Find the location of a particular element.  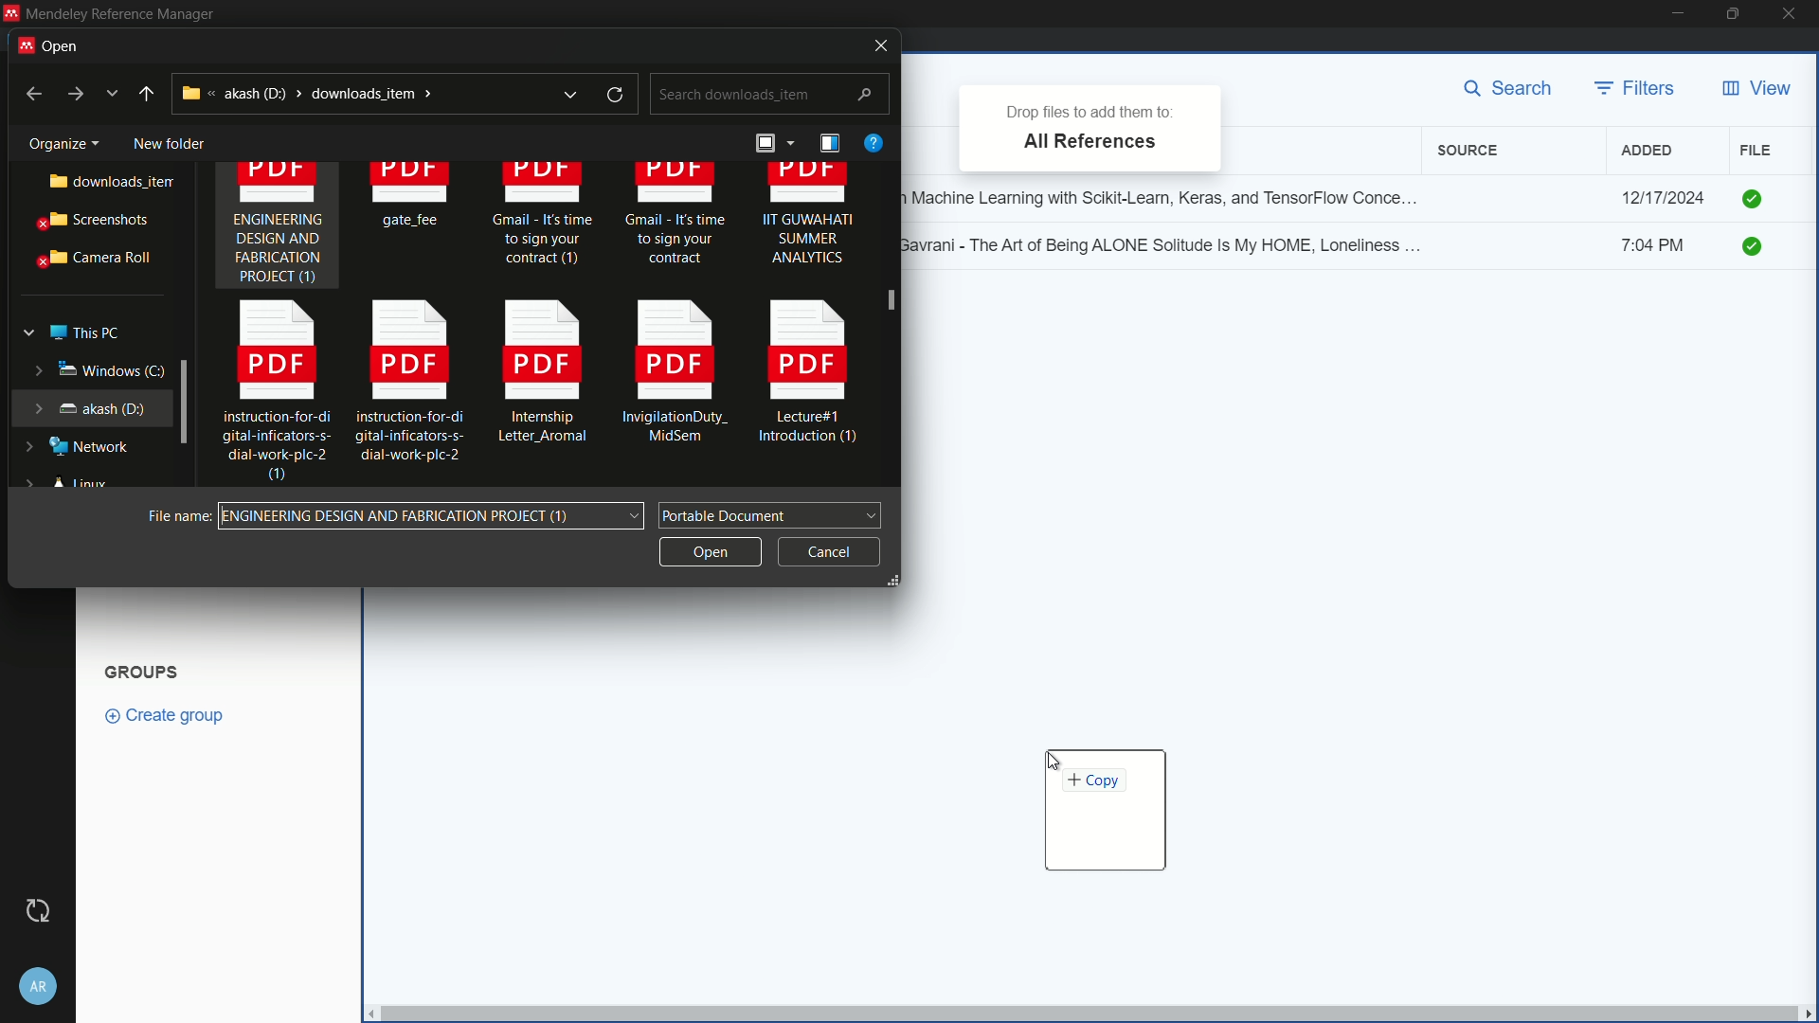

view is located at coordinates (1756, 89).